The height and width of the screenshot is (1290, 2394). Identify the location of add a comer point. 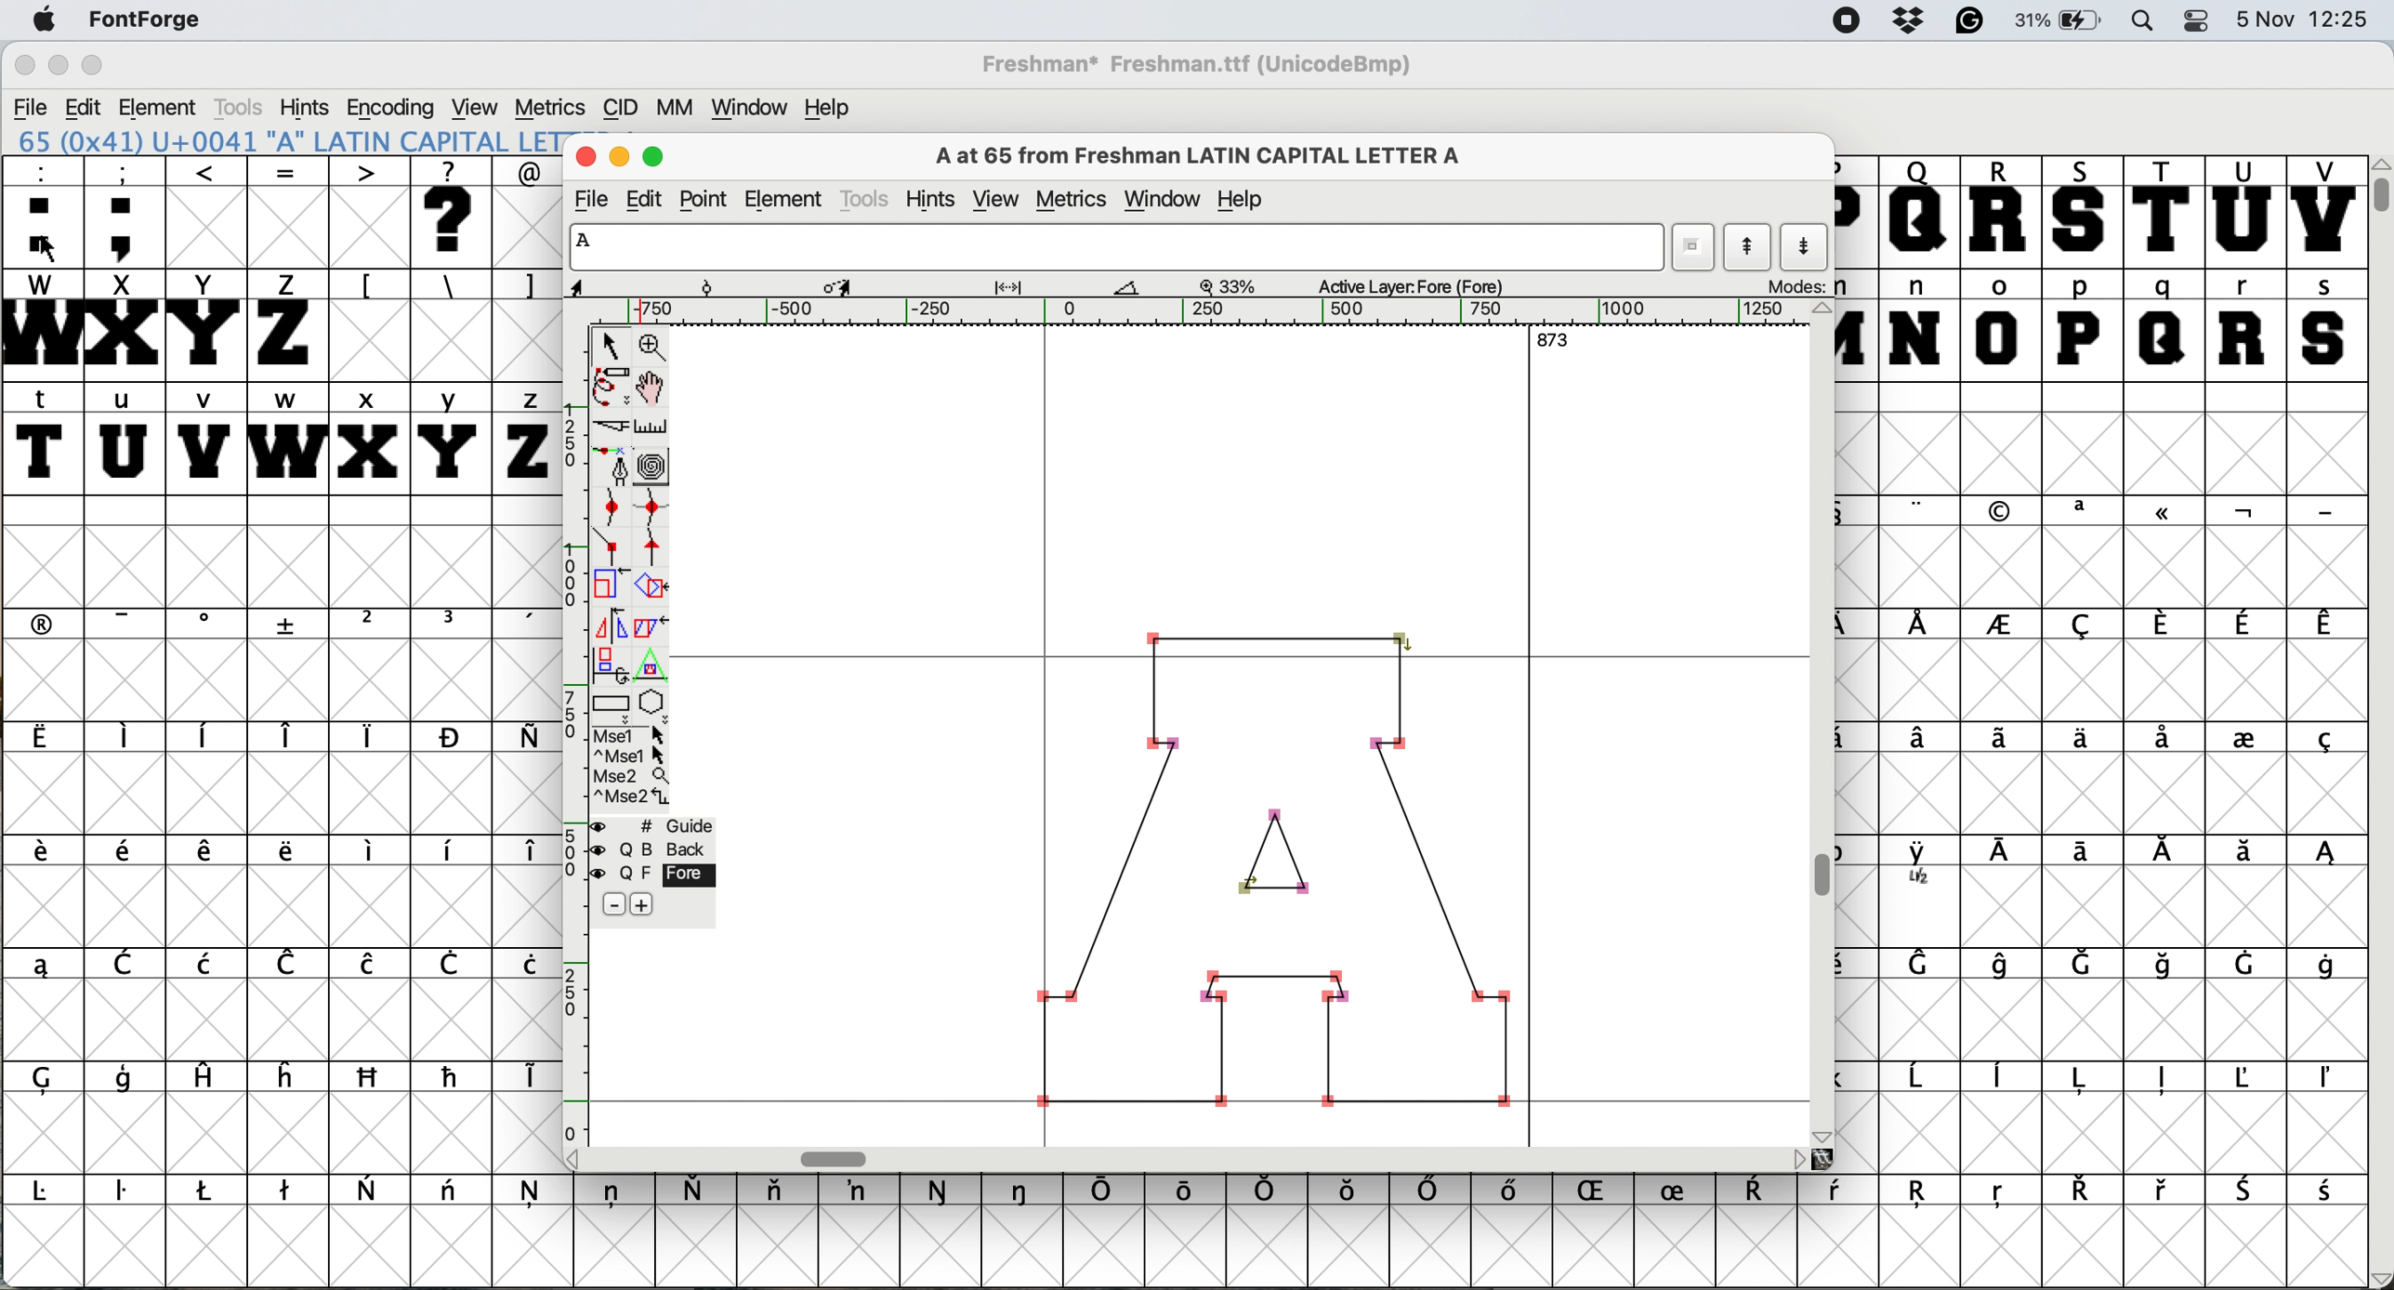
(608, 546).